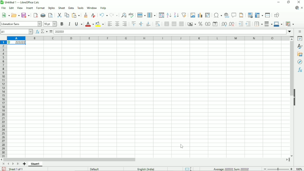 The height and width of the screenshot is (171, 304). What do you see at coordinates (161, 15) in the screenshot?
I see `Sort` at bounding box center [161, 15].